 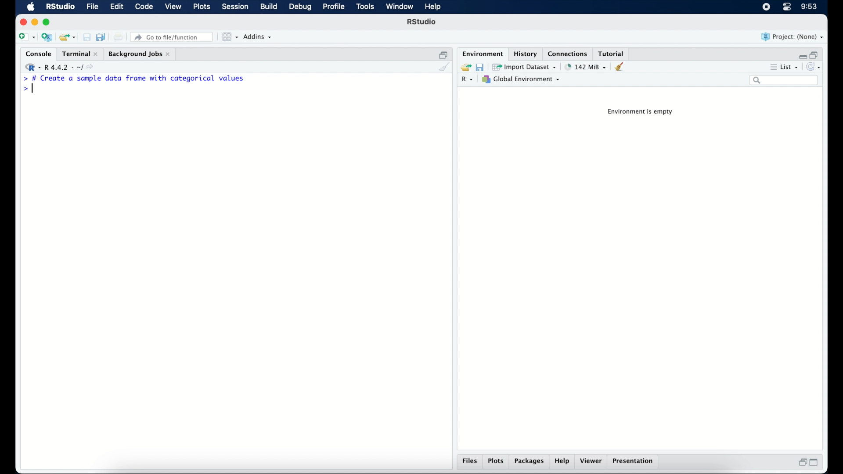 I want to click on > # Create a sample data frame with categorical values|, so click(x=146, y=78).